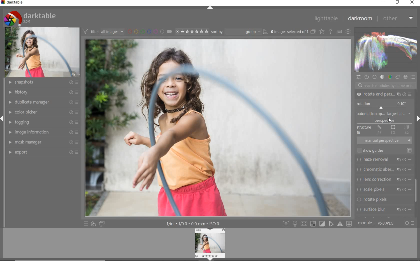  Describe the element at coordinates (384, 114) in the screenshot. I see `AUTOMATIC CROPPING SET FOR LARGEST AREA` at that location.